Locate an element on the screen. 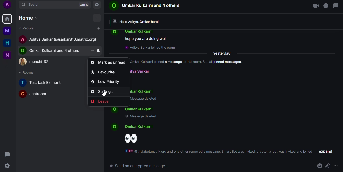 This screenshot has height=172, width=343. h is located at coordinates (9, 43).